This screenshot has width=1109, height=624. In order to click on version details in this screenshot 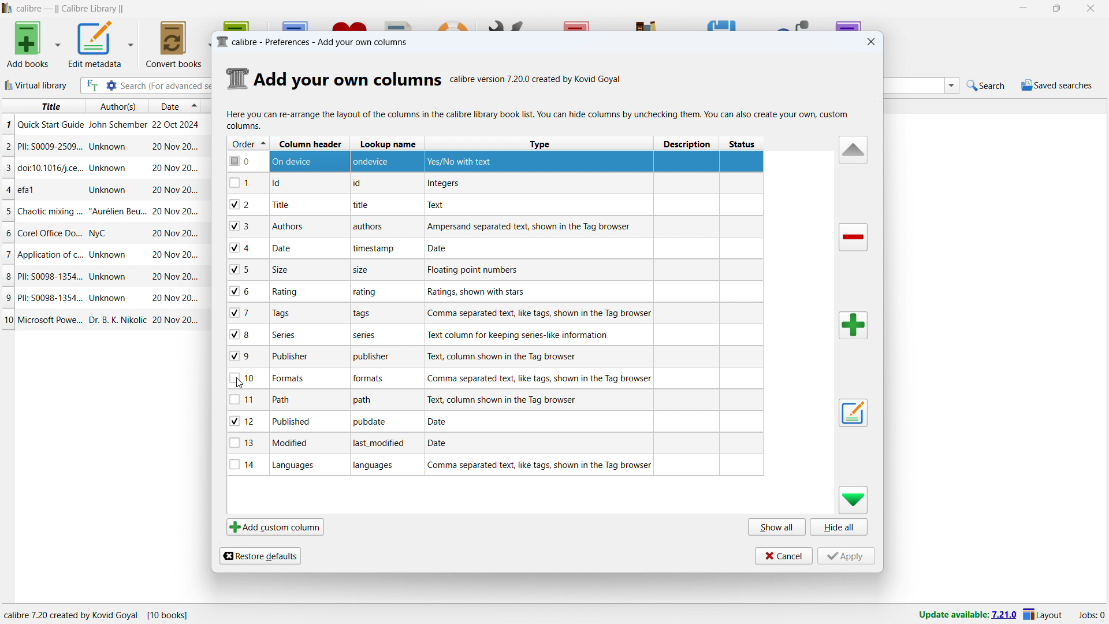, I will do `click(538, 81)`.